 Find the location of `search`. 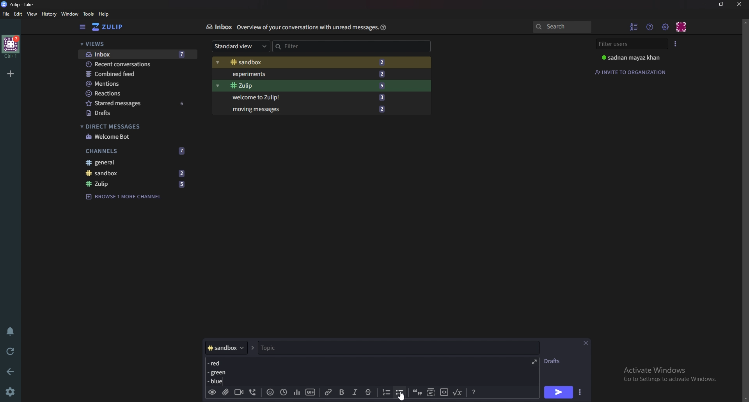

search is located at coordinates (561, 26).